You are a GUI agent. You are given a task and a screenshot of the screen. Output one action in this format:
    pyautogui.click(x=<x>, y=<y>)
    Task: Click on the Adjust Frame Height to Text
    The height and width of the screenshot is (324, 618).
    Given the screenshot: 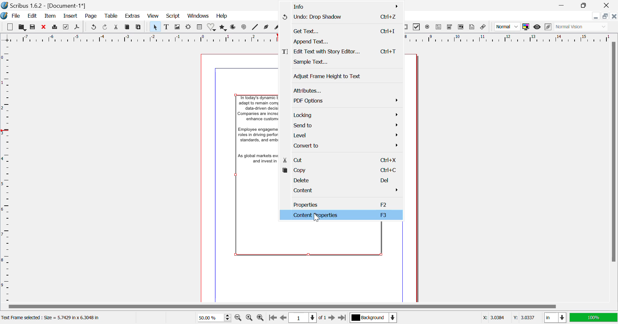 What is the action you would take?
    pyautogui.click(x=342, y=76)
    